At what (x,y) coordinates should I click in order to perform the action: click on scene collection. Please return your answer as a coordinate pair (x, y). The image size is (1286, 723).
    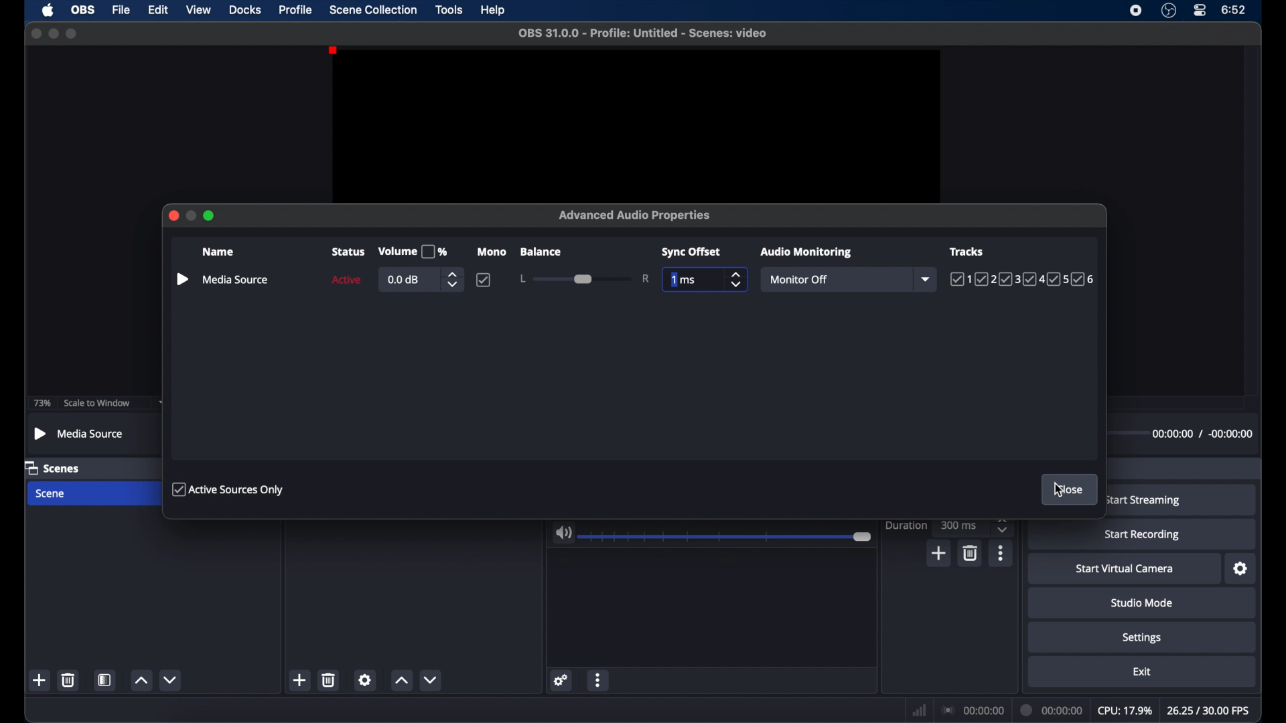
    Looking at the image, I should click on (373, 9).